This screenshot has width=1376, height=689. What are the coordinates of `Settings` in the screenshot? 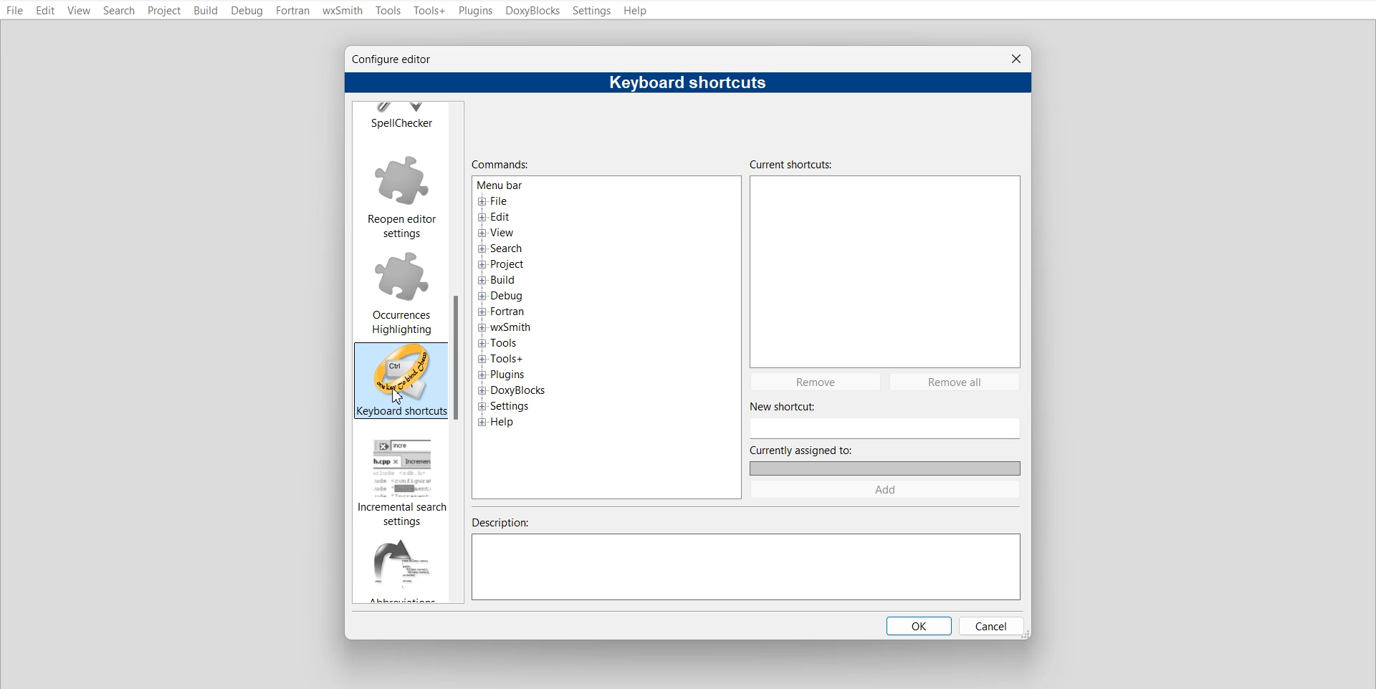 It's located at (593, 11).